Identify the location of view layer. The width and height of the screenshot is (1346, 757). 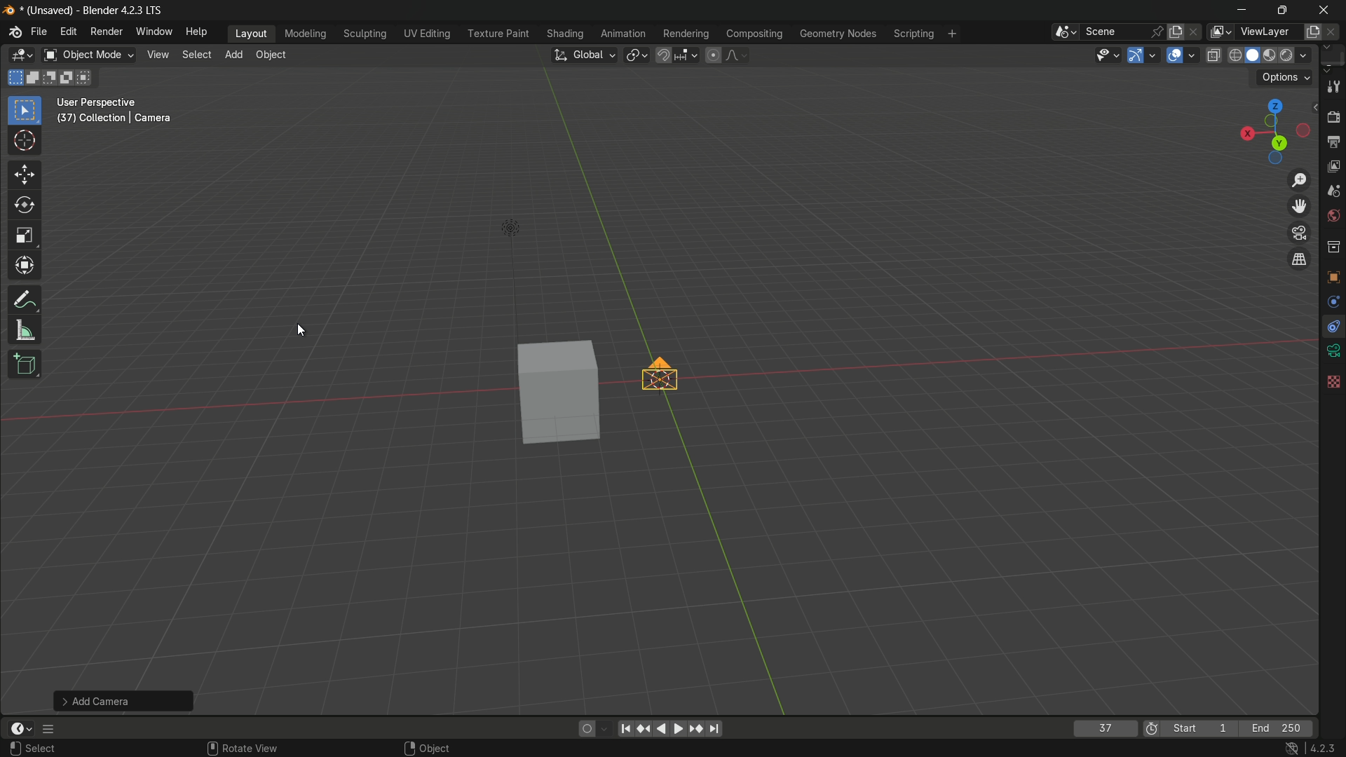
(1221, 32).